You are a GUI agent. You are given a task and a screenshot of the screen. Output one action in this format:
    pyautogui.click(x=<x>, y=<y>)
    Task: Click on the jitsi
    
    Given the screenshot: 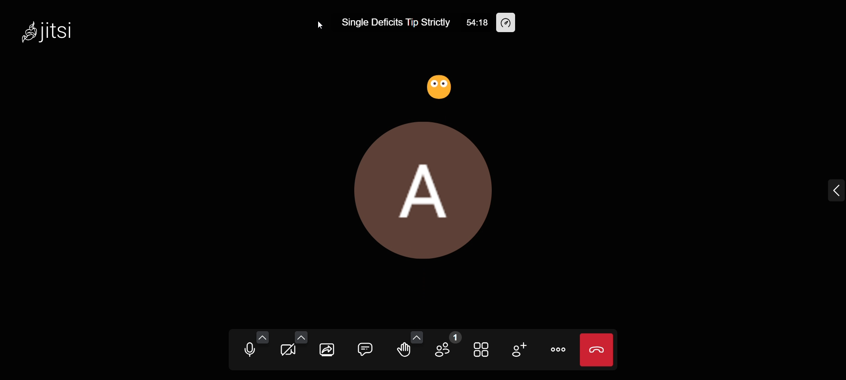 What is the action you would take?
    pyautogui.click(x=45, y=33)
    